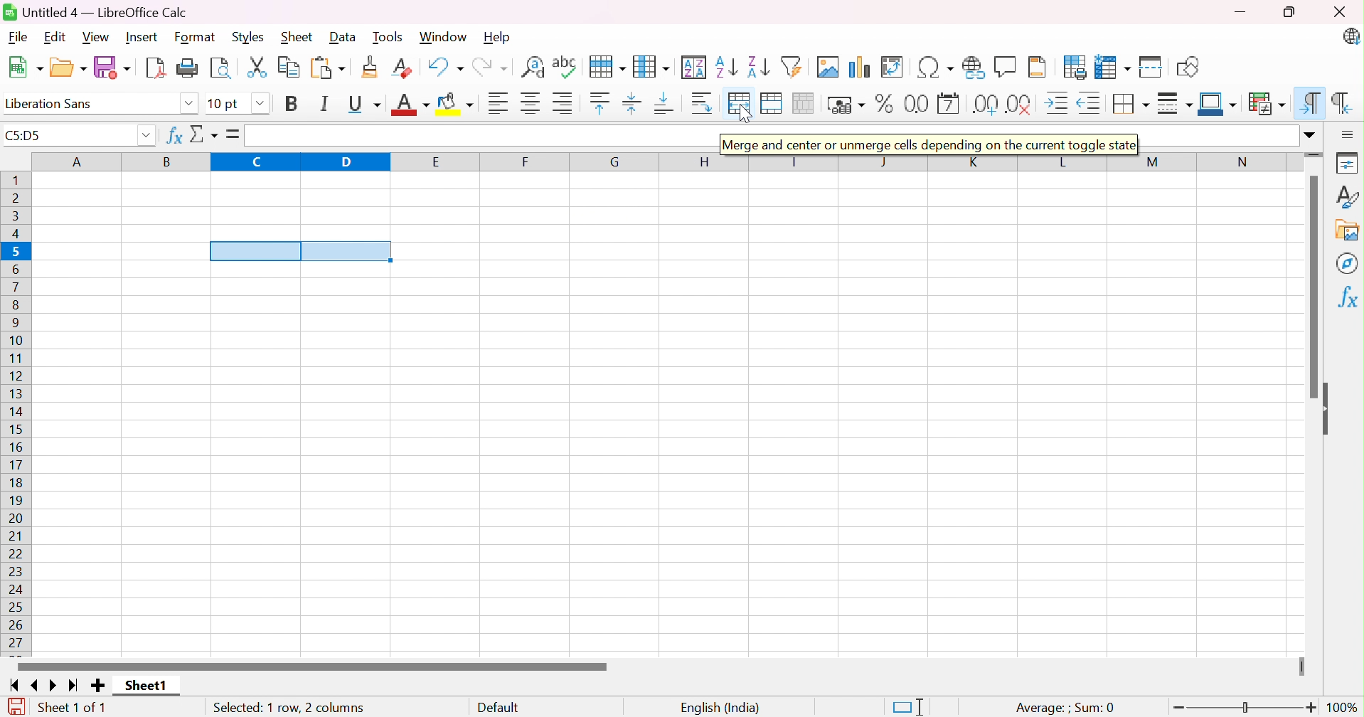  What do you see at coordinates (113, 67) in the screenshot?
I see `Save` at bounding box center [113, 67].